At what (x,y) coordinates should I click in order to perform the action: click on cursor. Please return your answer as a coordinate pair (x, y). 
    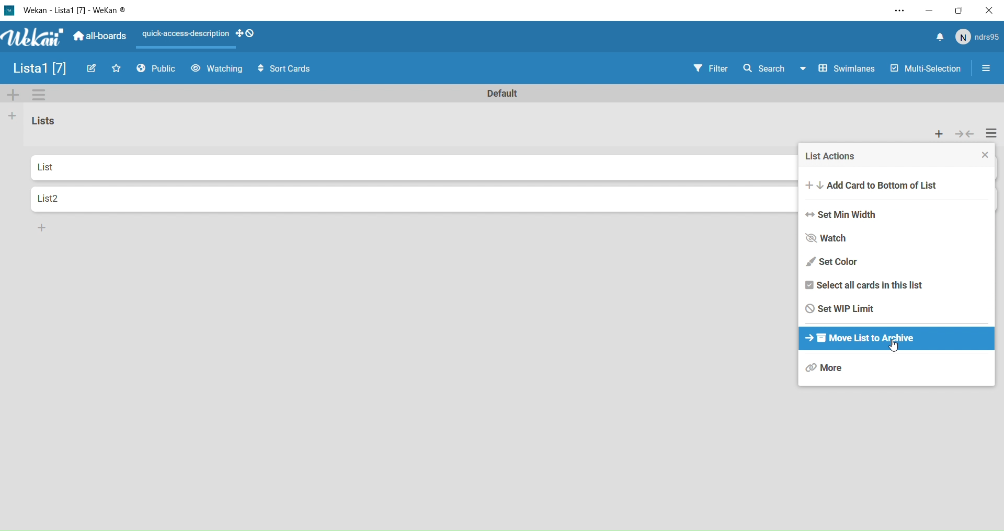
    Looking at the image, I should click on (895, 347).